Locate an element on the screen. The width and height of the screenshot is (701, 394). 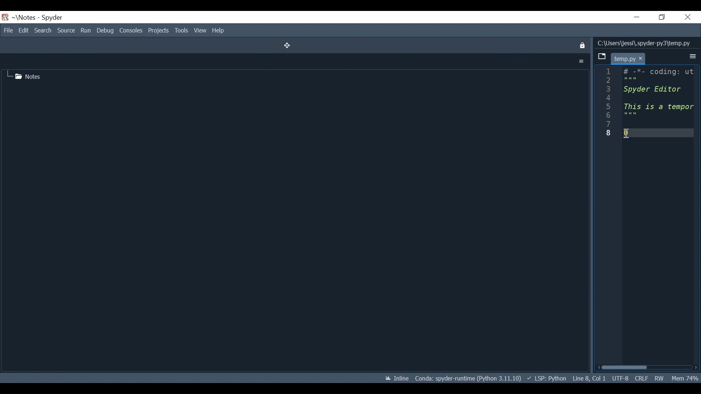
Browse tab is located at coordinates (601, 57).